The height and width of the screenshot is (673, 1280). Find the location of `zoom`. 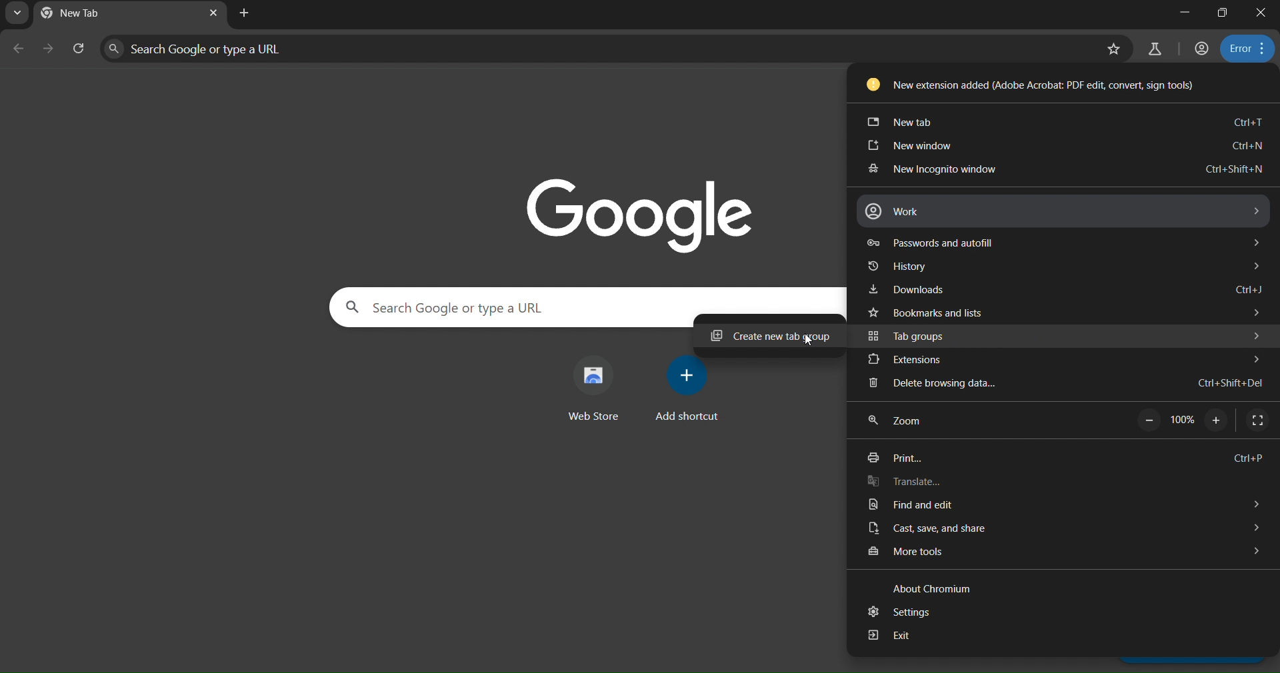

zoom is located at coordinates (911, 421).